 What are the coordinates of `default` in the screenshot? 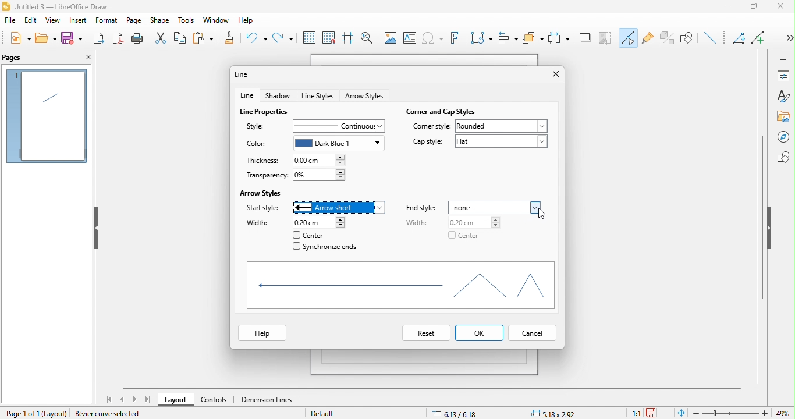 It's located at (336, 414).